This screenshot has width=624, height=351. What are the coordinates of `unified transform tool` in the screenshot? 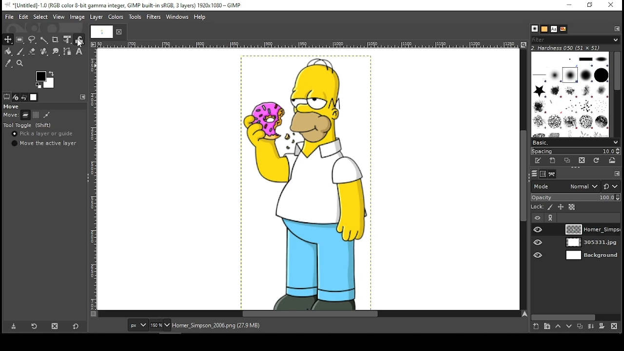 It's located at (68, 40).